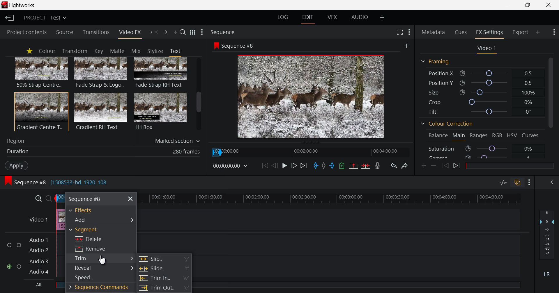 This screenshot has height=293, width=559. What do you see at coordinates (96, 32) in the screenshot?
I see `Transitions` at bounding box center [96, 32].